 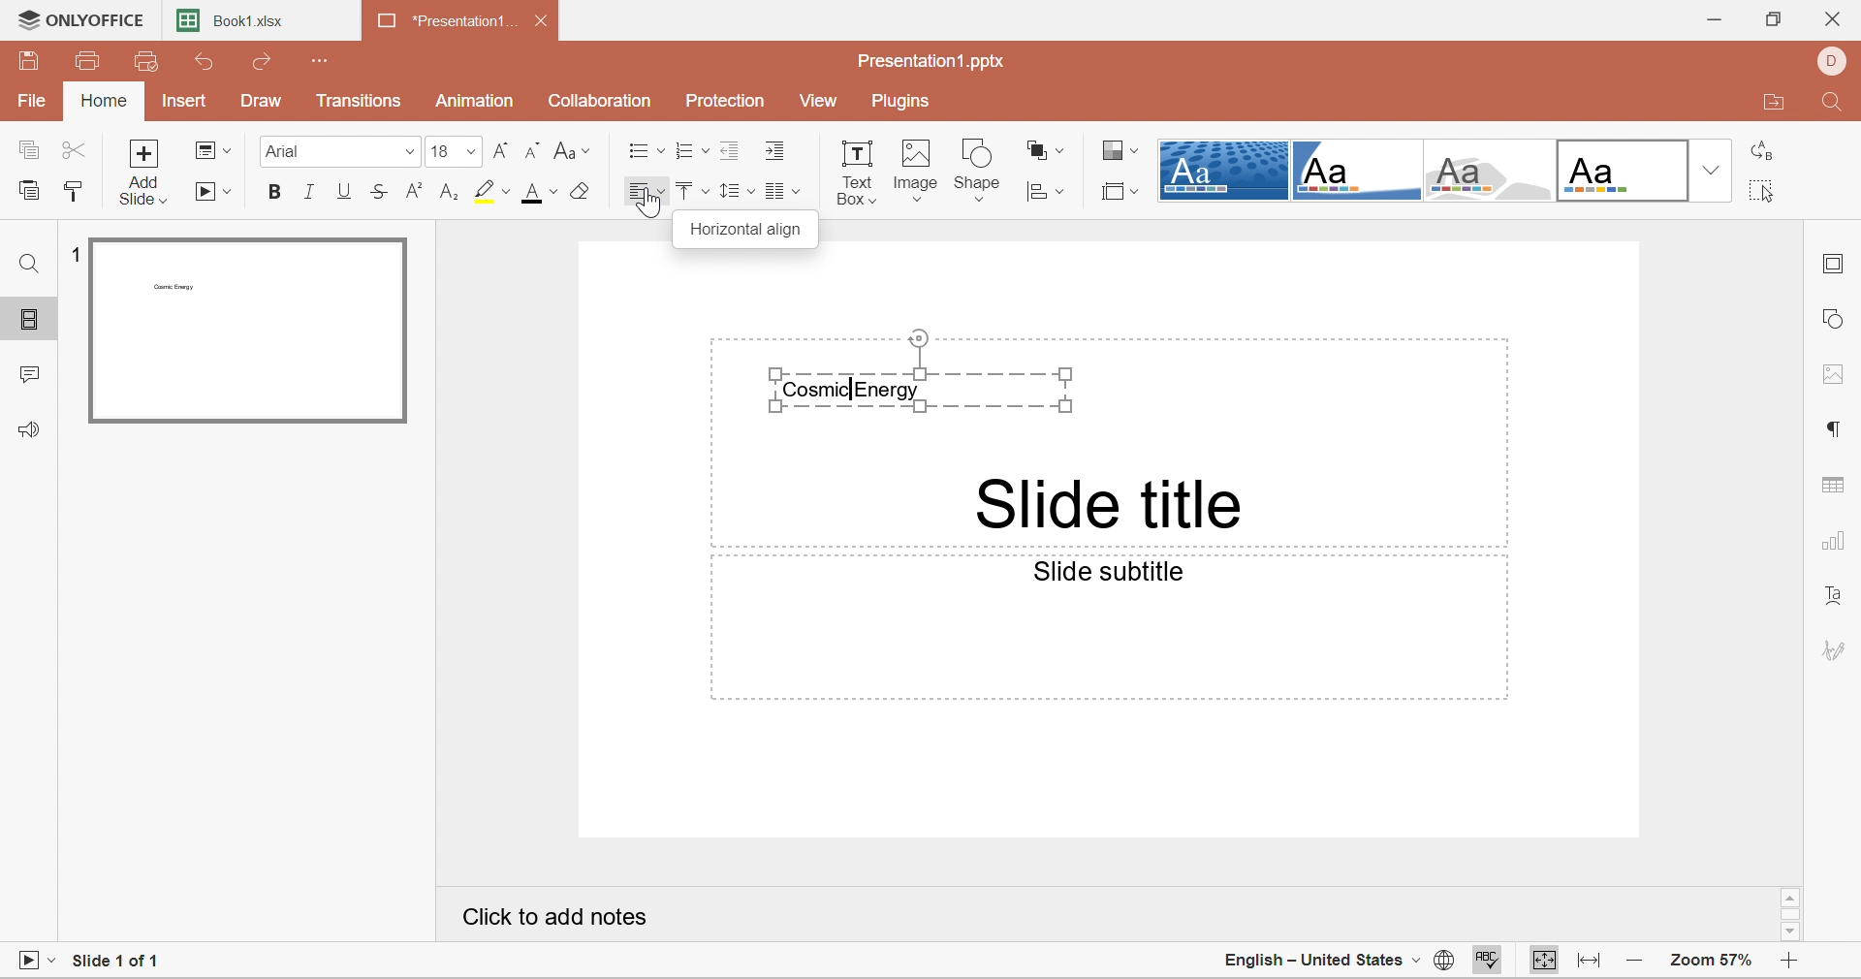 I want to click on Quick Print, so click(x=144, y=61).